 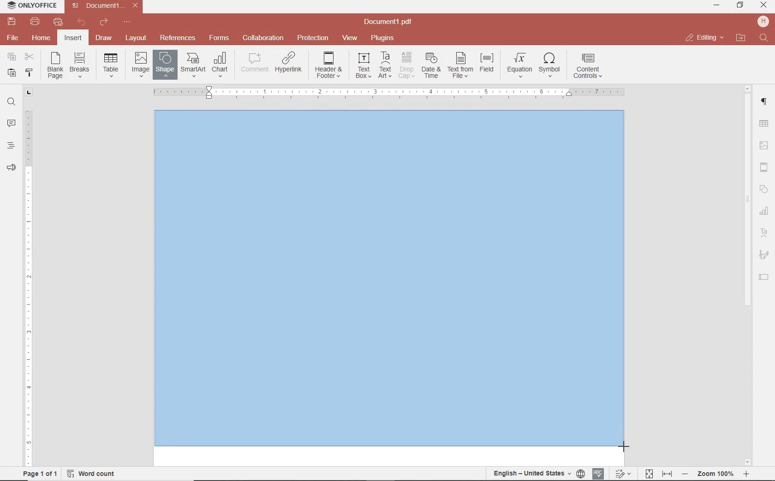 What do you see at coordinates (363, 65) in the screenshot?
I see `INSERT TEXT BOX` at bounding box center [363, 65].